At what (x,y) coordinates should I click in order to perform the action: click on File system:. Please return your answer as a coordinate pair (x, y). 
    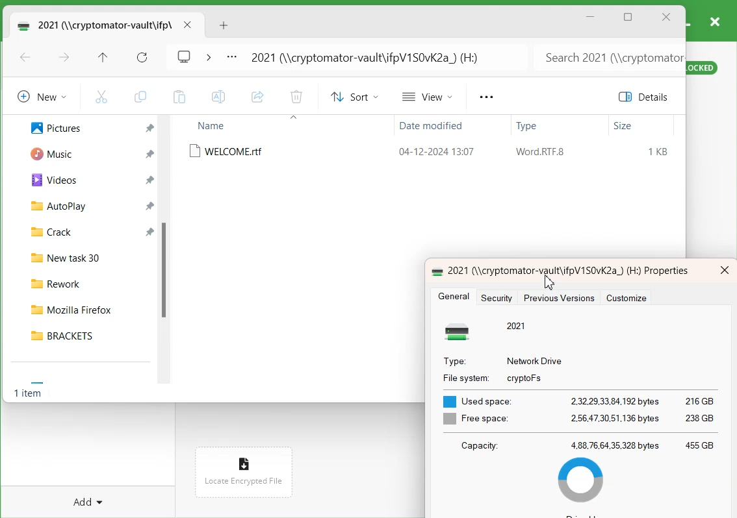
    Looking at the image, I should click on (464, 378).